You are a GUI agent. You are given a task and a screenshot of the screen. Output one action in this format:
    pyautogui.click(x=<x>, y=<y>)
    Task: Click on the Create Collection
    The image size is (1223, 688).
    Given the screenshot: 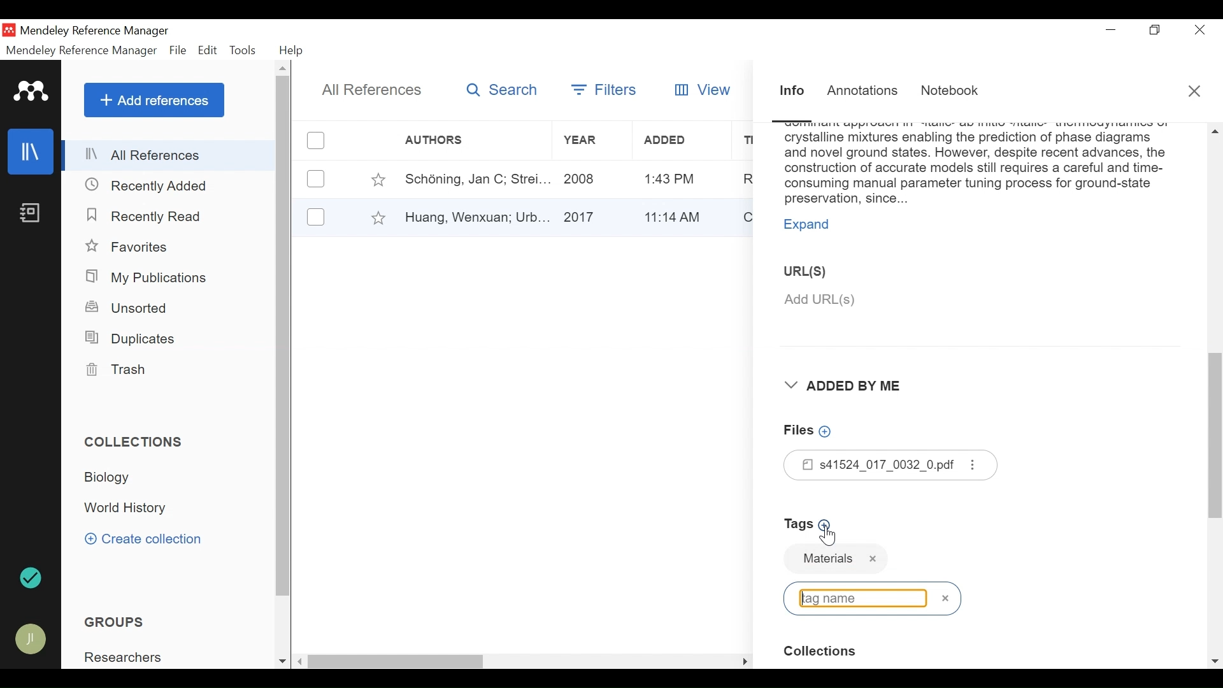 What is the action you would take?
    pyautogui.click(x=143, y=538)
    